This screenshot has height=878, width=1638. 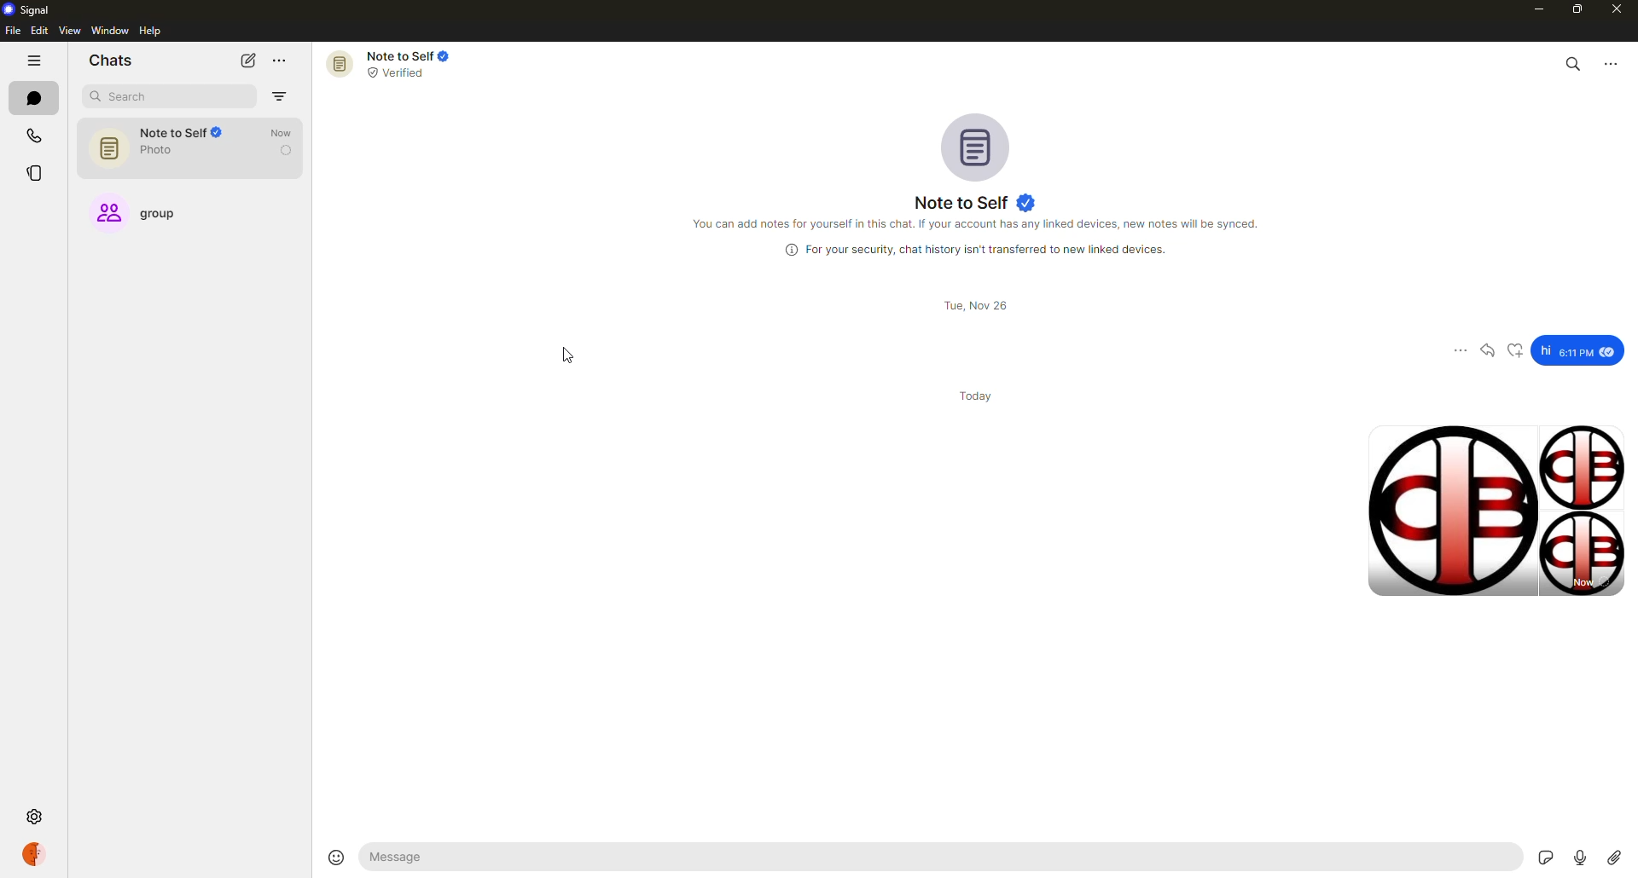 I want to click on info, so click(x=981, y=250).